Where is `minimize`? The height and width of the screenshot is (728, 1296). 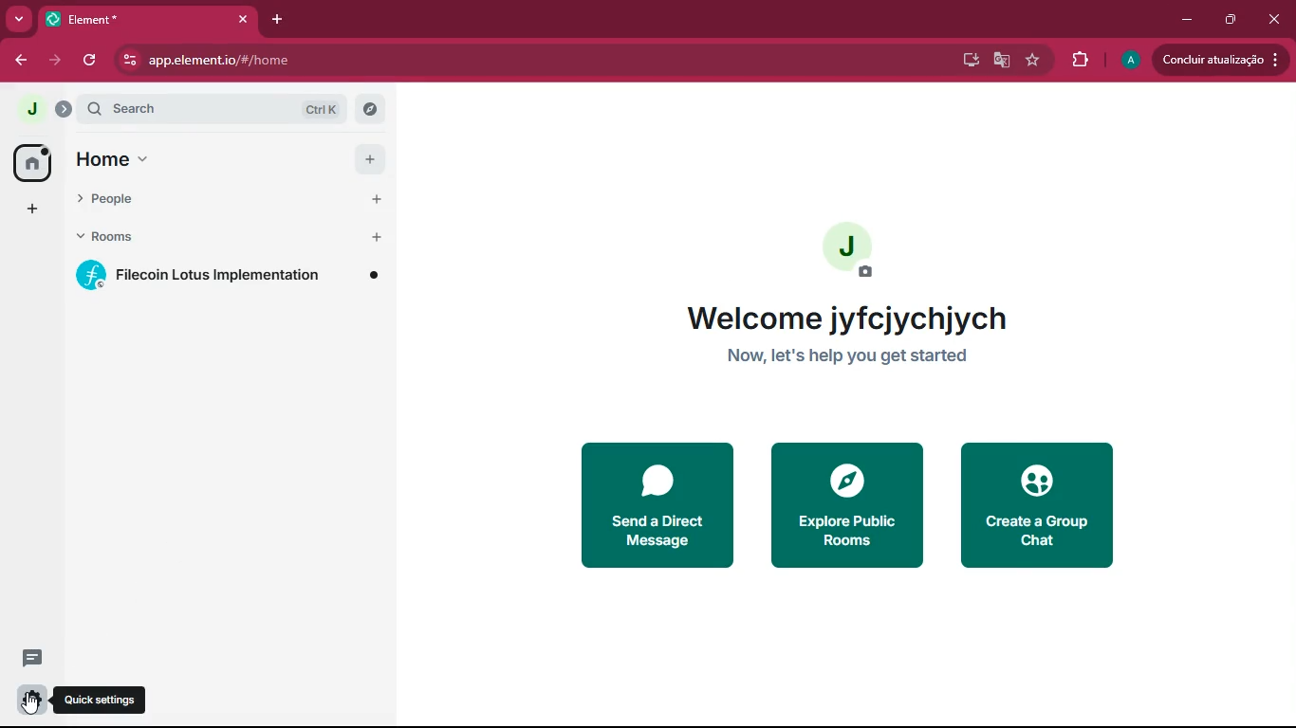 minimize is located at coordinates (1184, 21).